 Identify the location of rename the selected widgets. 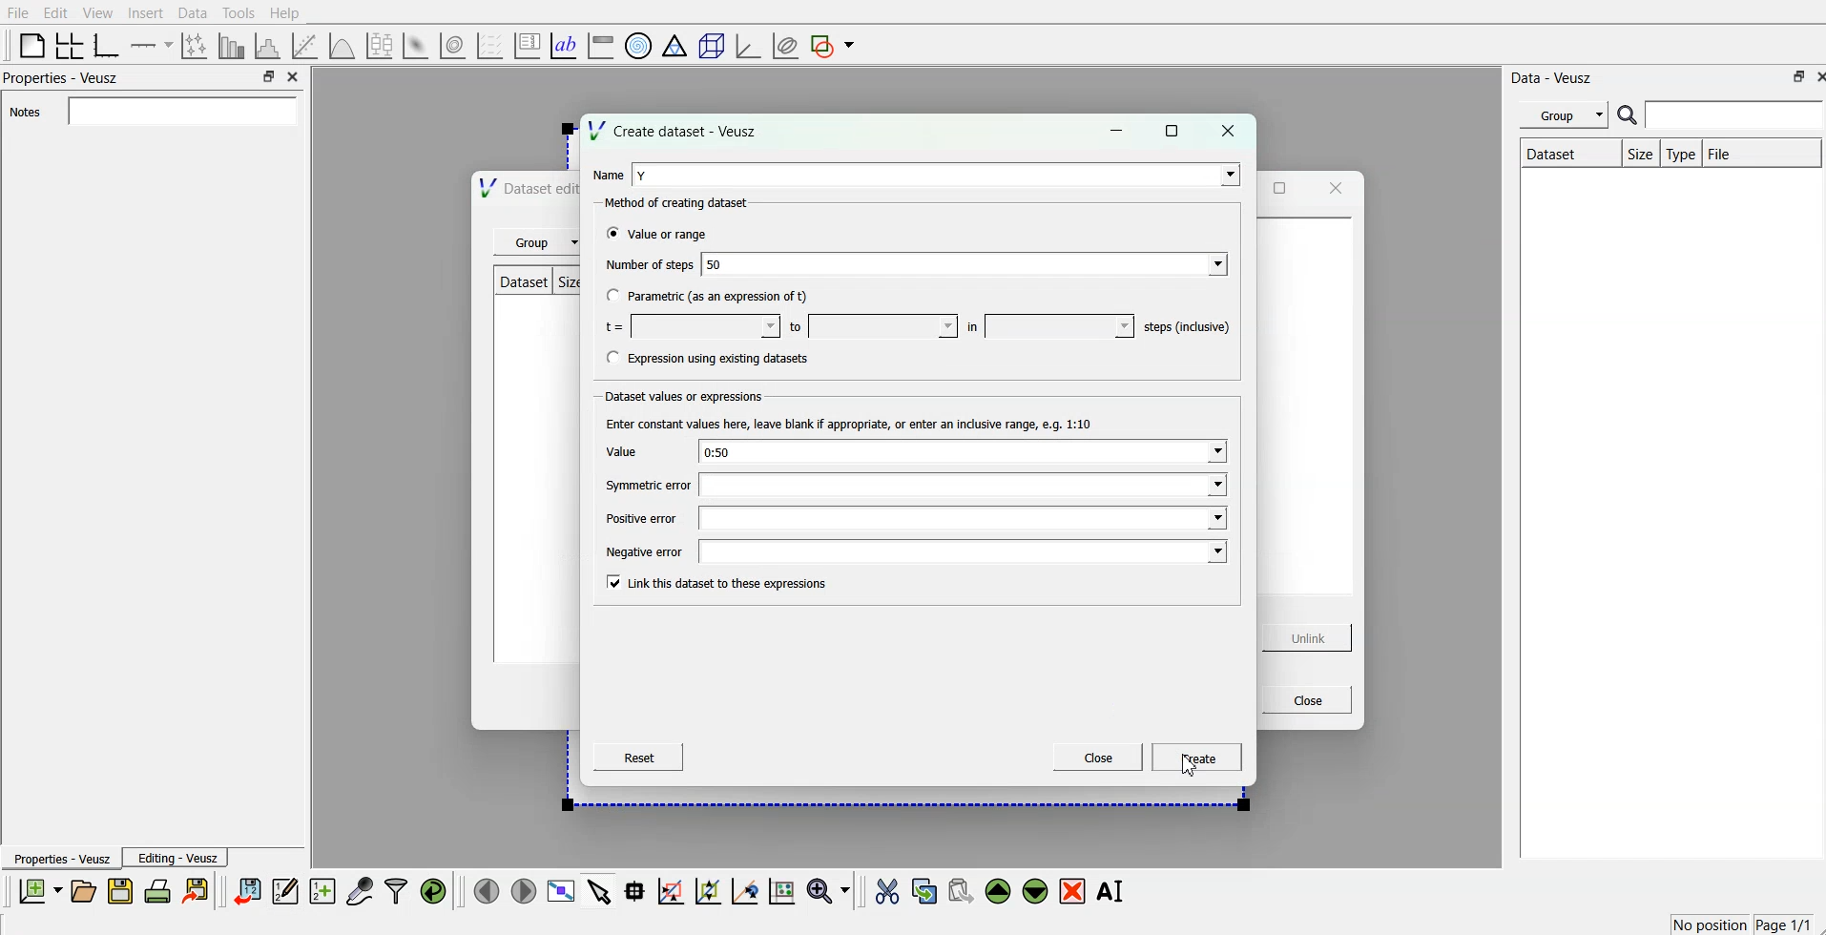
(1111, 891).